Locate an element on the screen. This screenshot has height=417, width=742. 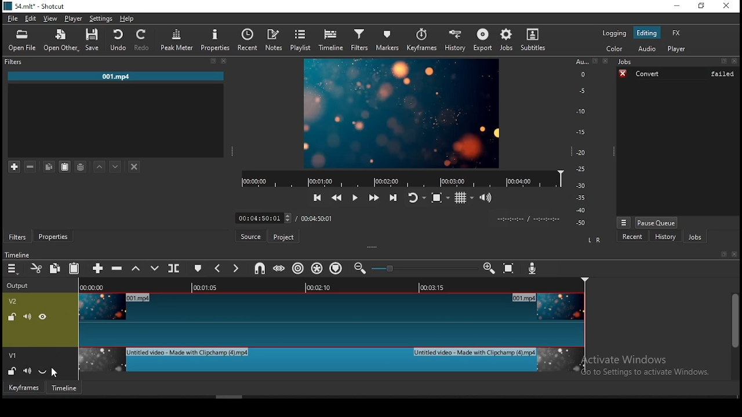
keyframes is located at coordinates (420, 40).